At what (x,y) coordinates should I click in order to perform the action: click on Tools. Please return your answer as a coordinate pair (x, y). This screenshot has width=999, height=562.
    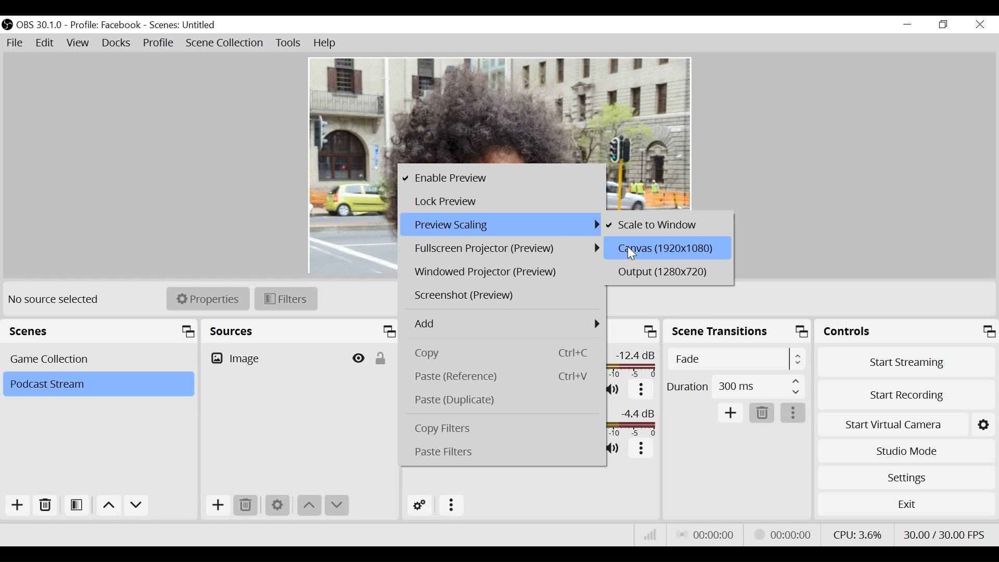
    Looking at the image, I should click on (287, 44).